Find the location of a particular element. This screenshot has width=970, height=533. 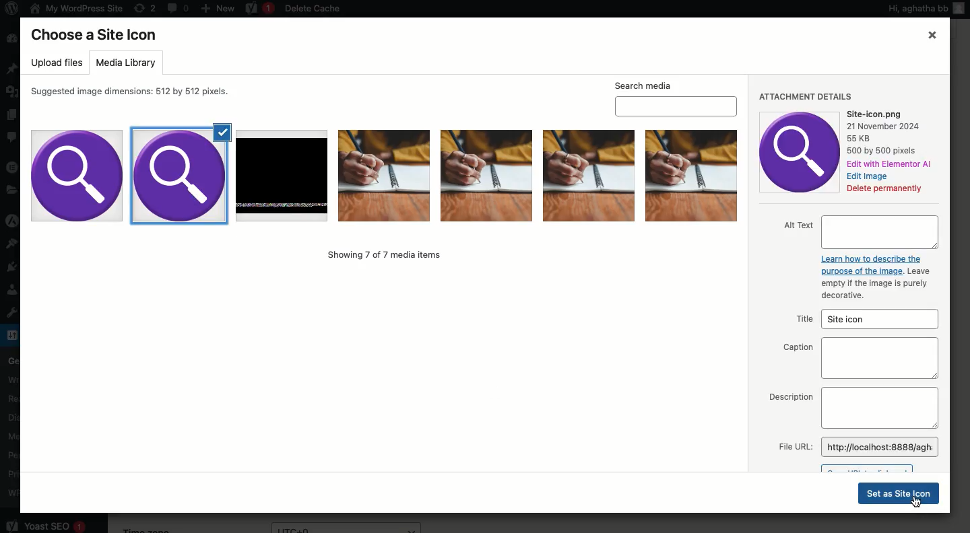

New is located at coordinates (218, 7).